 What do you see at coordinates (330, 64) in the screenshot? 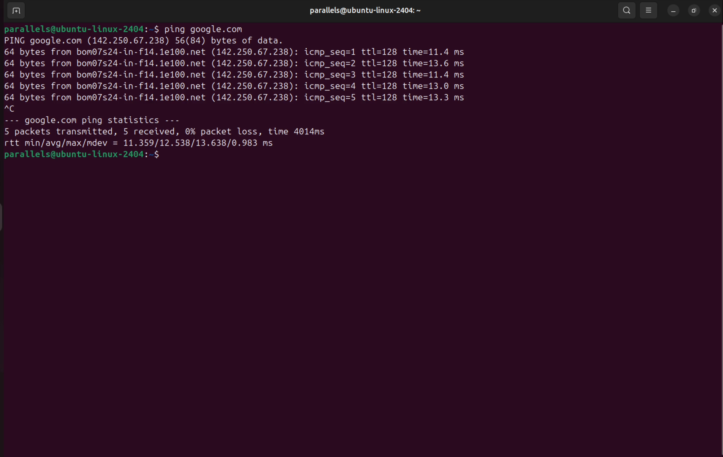
I see `icmp seq 2` at bounding box center [330, 64].